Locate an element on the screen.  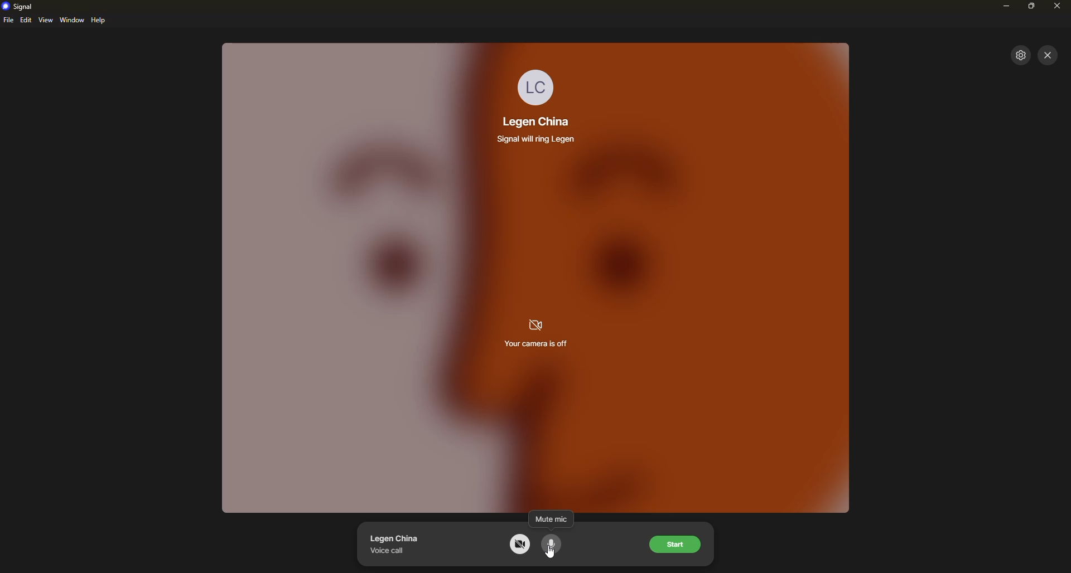
minimize is located at coordinates (1007, 7).